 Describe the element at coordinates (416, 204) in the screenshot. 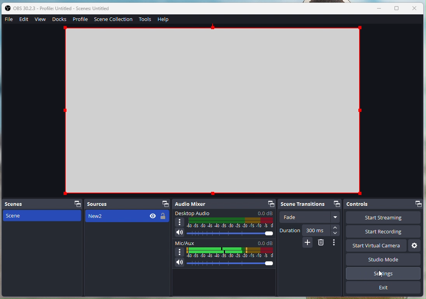

I see `Dock options` at that location.